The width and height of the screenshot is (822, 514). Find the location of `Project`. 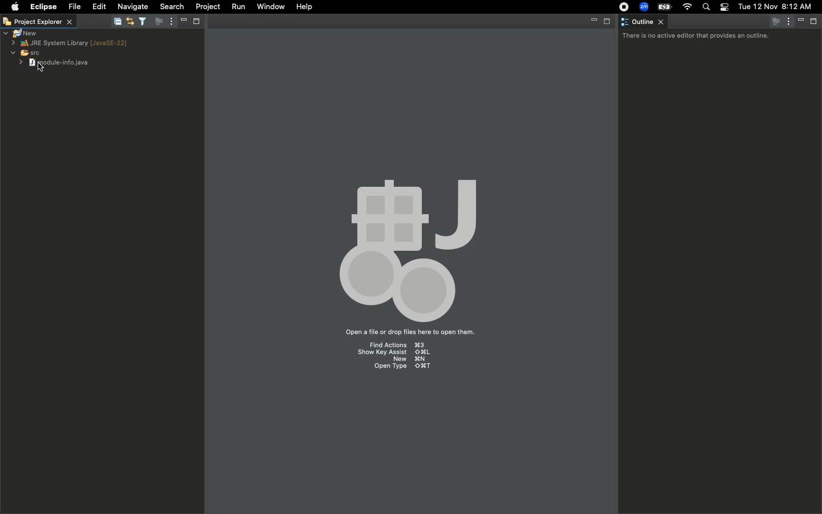

Project is located at coordinates (205, 7).